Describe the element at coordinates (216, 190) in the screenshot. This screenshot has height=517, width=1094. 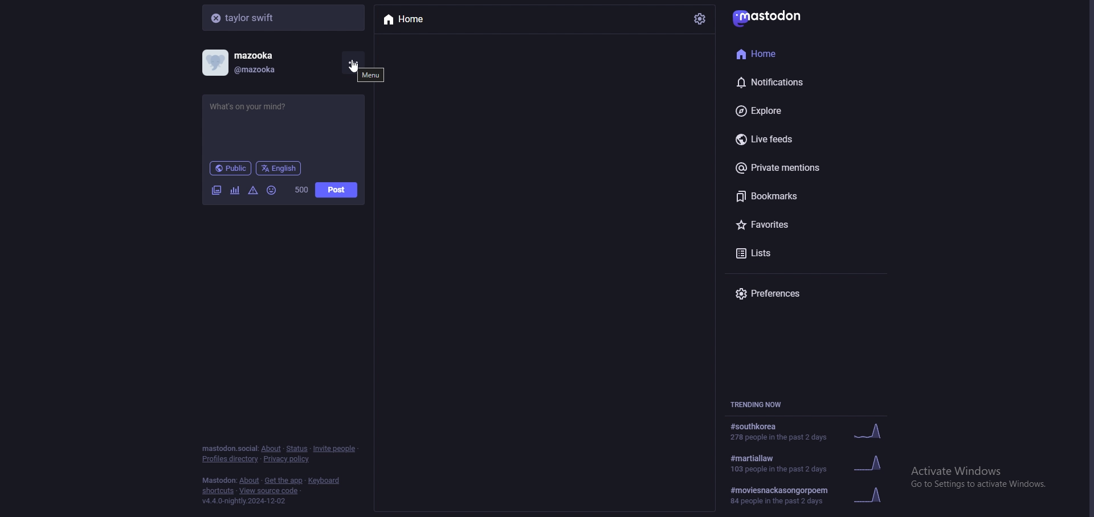
I see `images` at that location.